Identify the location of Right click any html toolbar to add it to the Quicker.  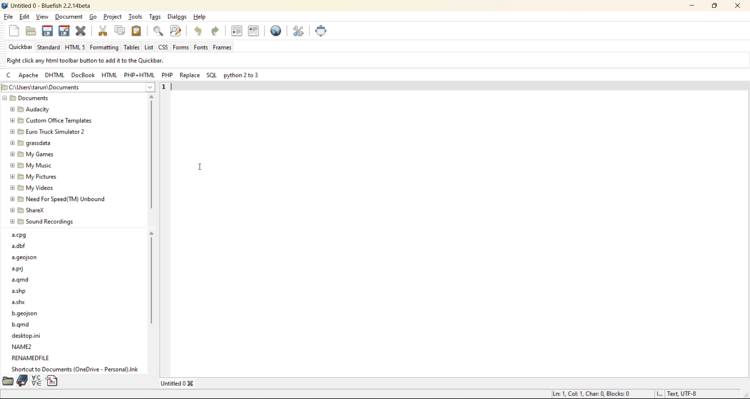
(86, 60).